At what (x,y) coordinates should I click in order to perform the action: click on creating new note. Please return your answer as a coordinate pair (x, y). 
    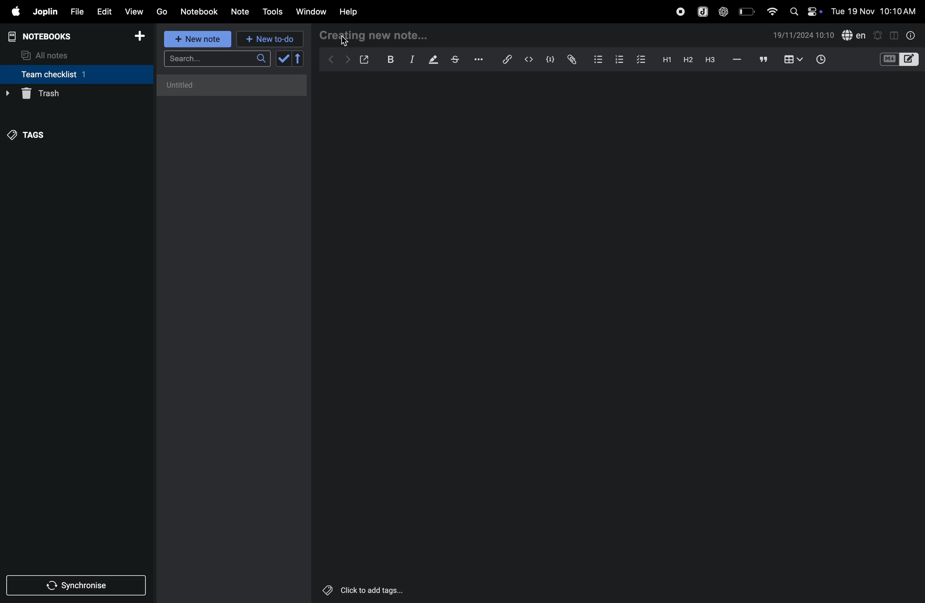
    Looking at the image, I should click on (389, 35).